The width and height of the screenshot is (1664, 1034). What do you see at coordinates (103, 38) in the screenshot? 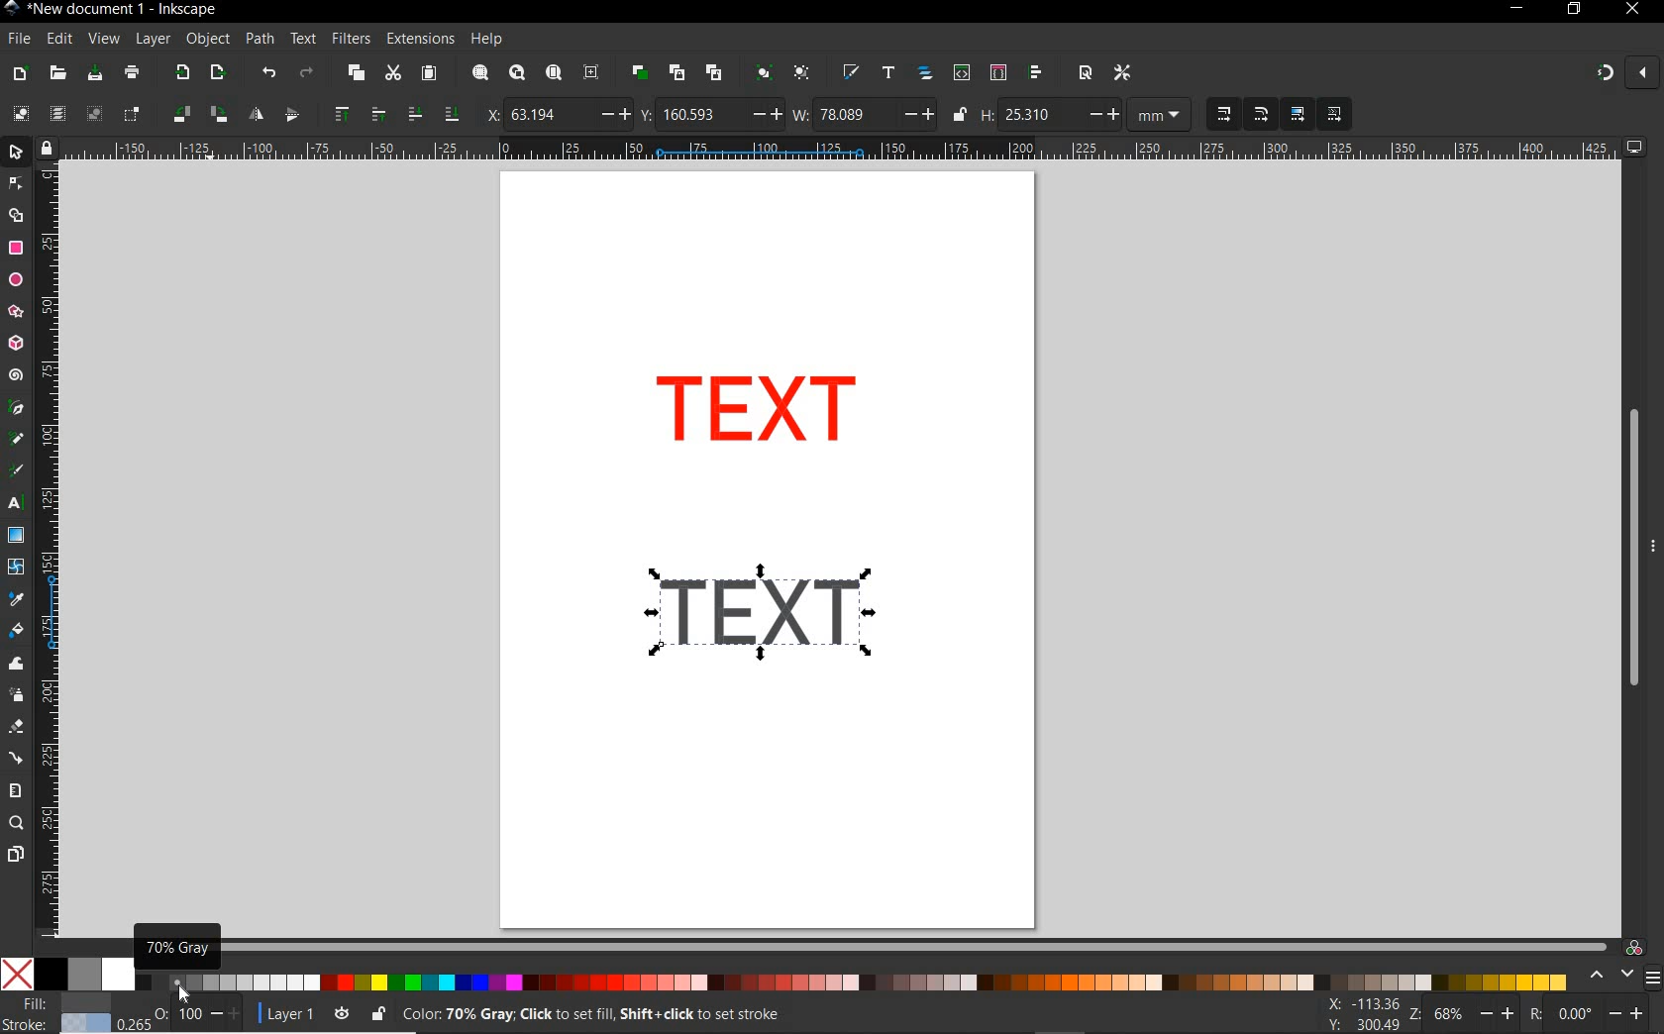
I see `view` at bounding box center [103, 38].